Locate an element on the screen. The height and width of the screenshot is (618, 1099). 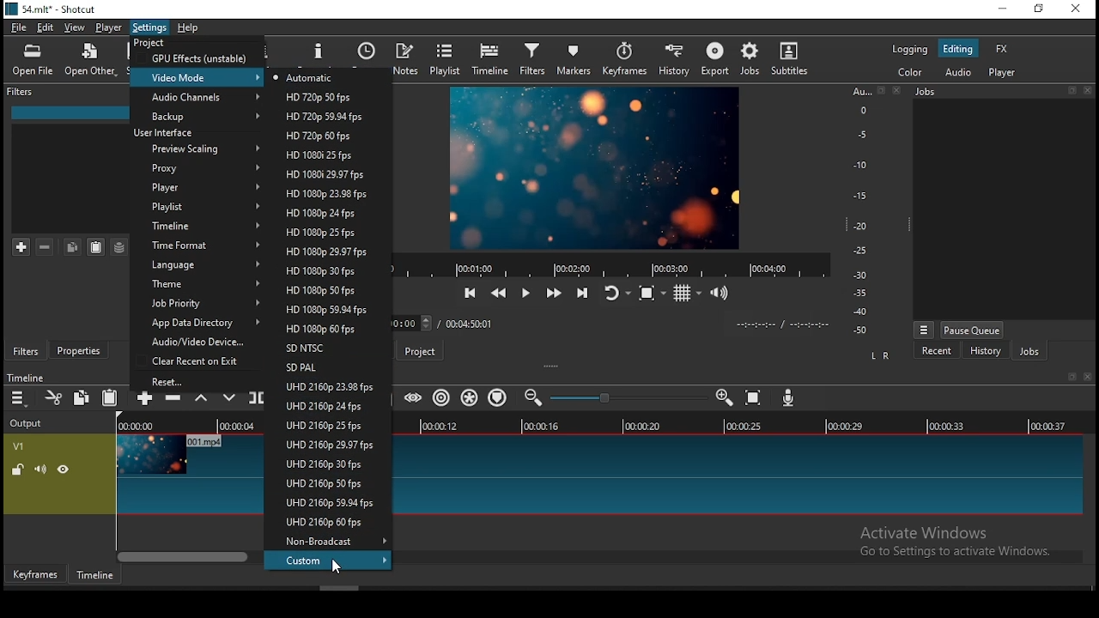
split at playhead is located at coordinates (257, 399).